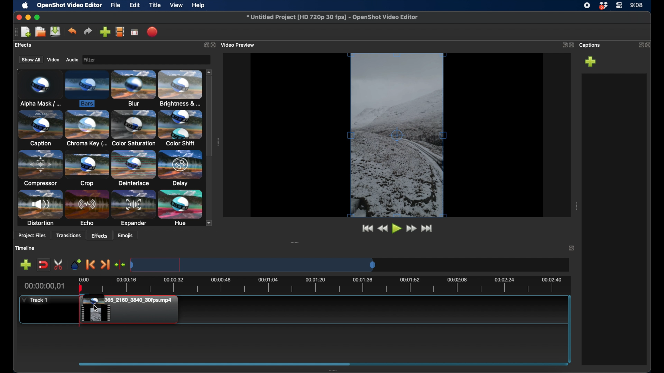 This screenshot has height=373, width=664. I want to click on distortion, so click(40, 208).